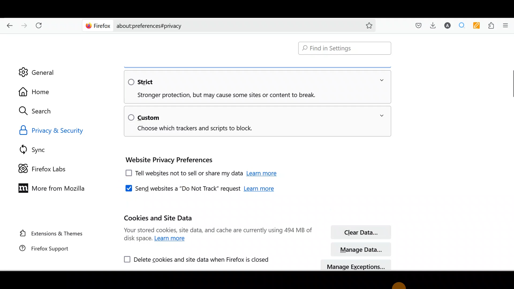  I want to click on Learn more, so click(259, 189).